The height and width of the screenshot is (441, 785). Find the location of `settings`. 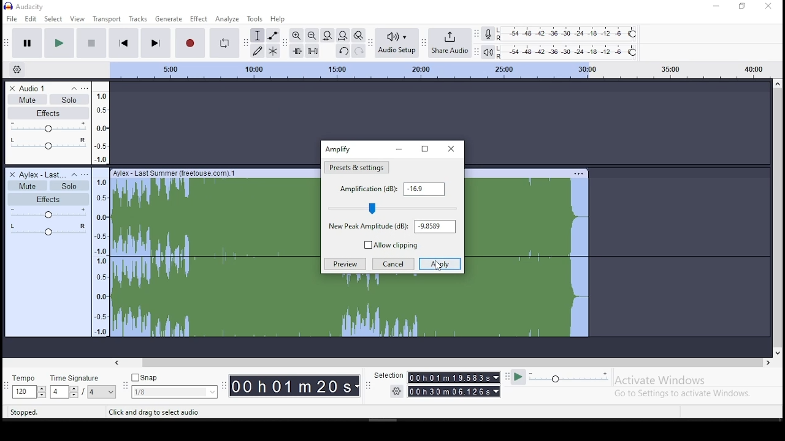

settings is located at coordinates (399, 393).